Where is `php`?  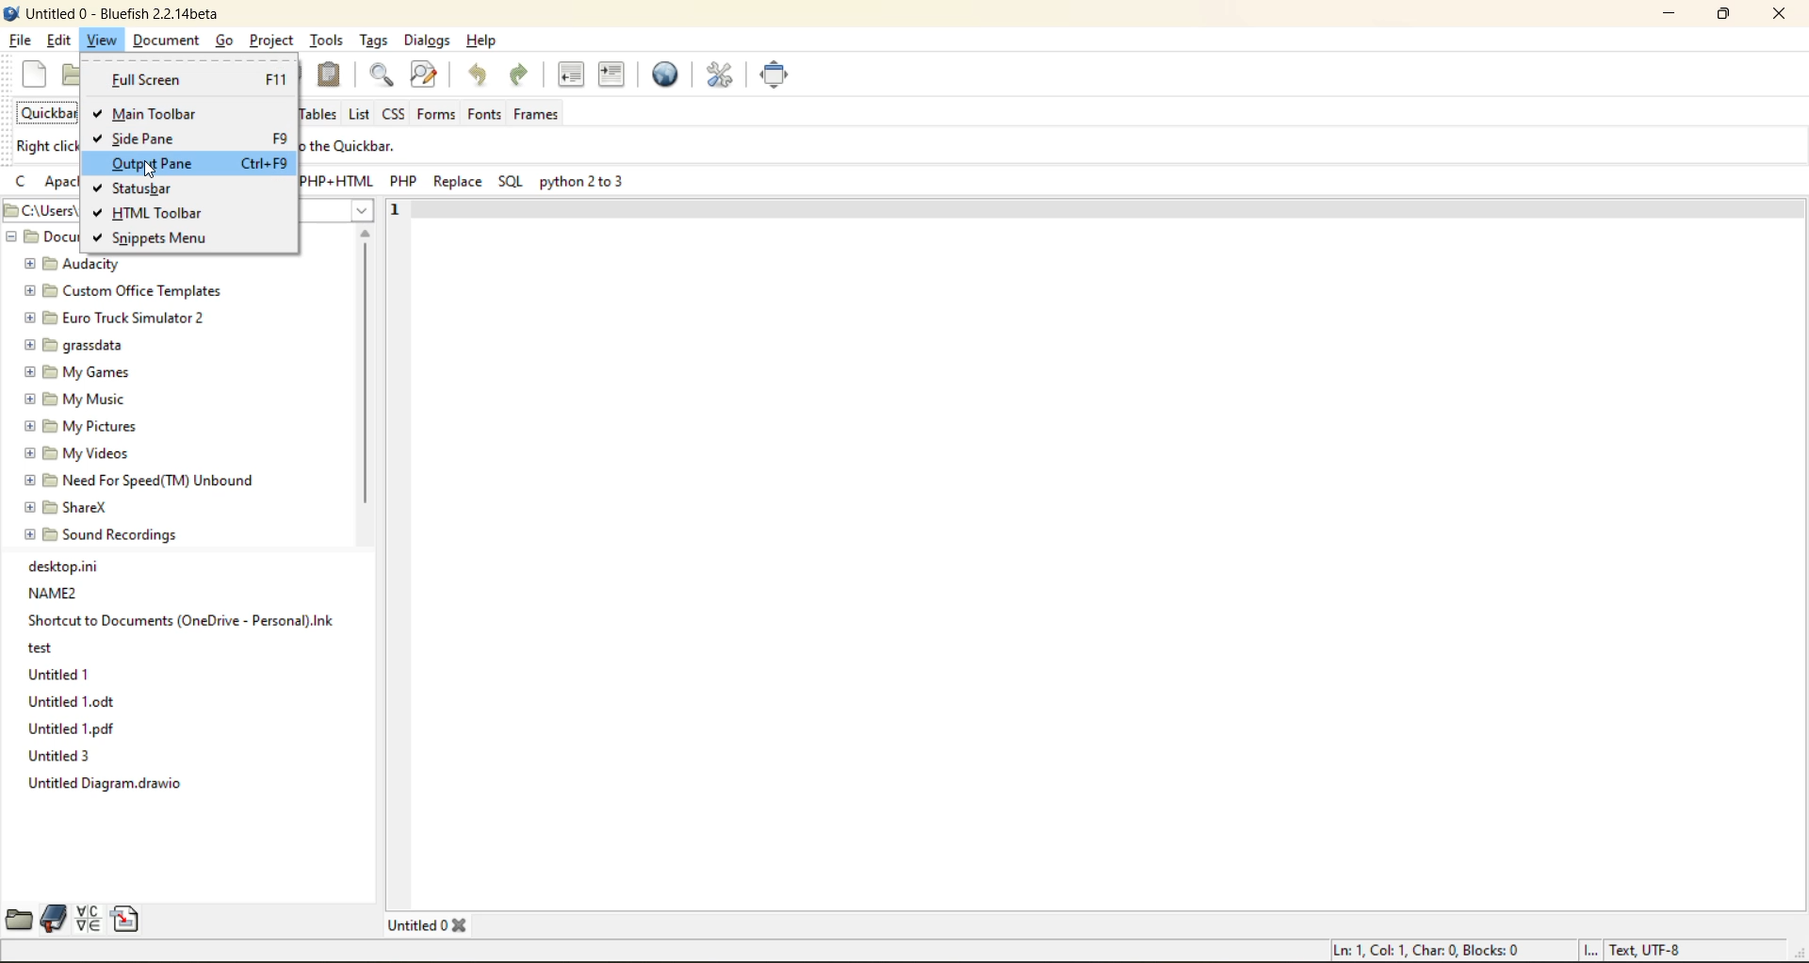
php is located at coordinates (405, 182).